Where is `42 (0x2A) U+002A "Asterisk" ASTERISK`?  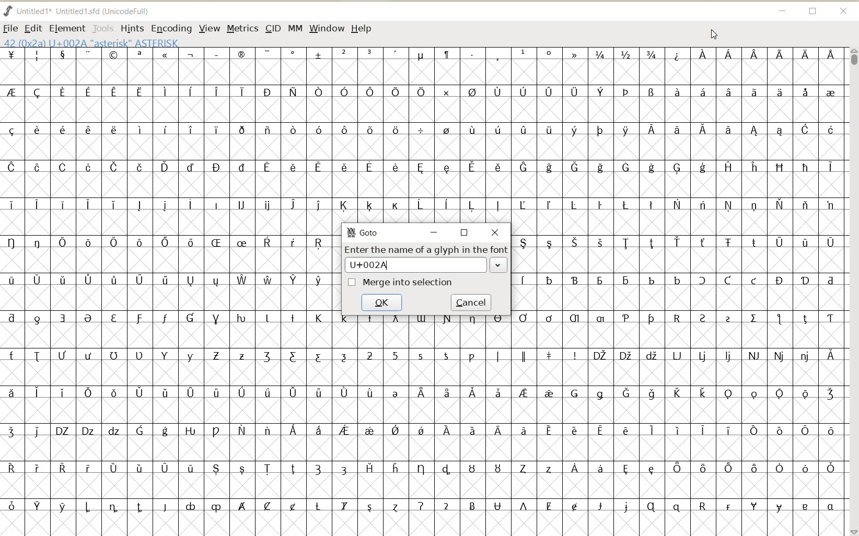
42 (0x2A) U+002A "Asterisk" ASTERISK is located at coordinates (91, 42).